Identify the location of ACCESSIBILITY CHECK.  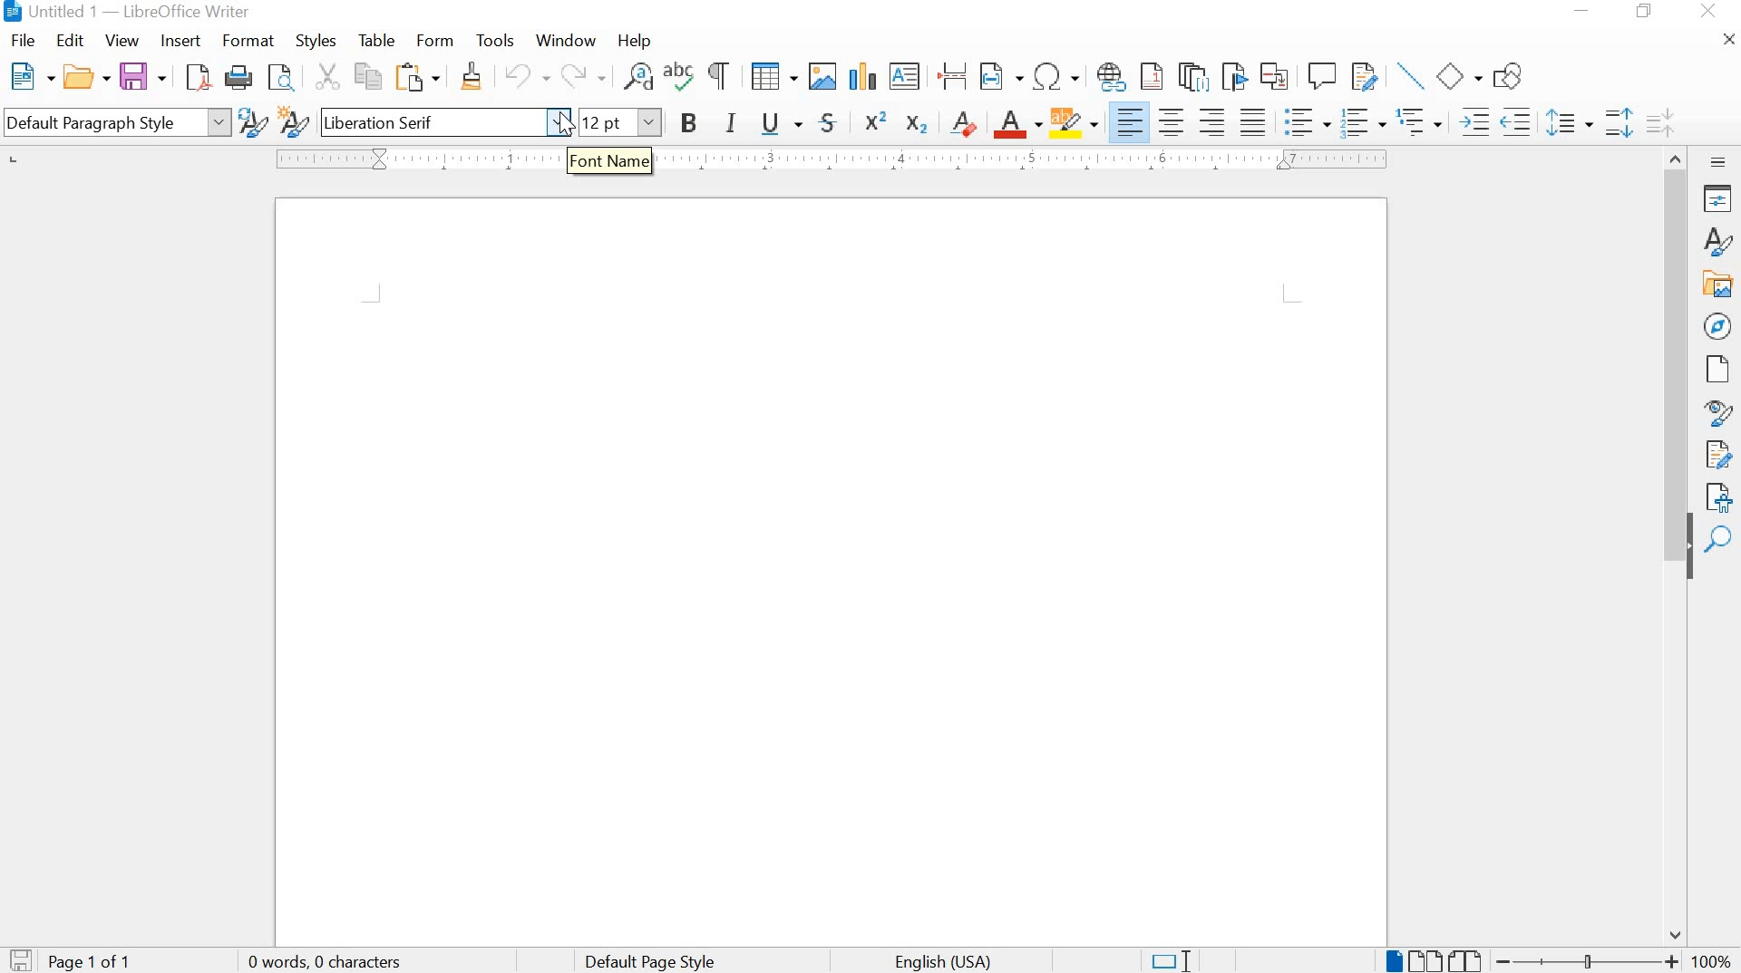
(1720, 495).